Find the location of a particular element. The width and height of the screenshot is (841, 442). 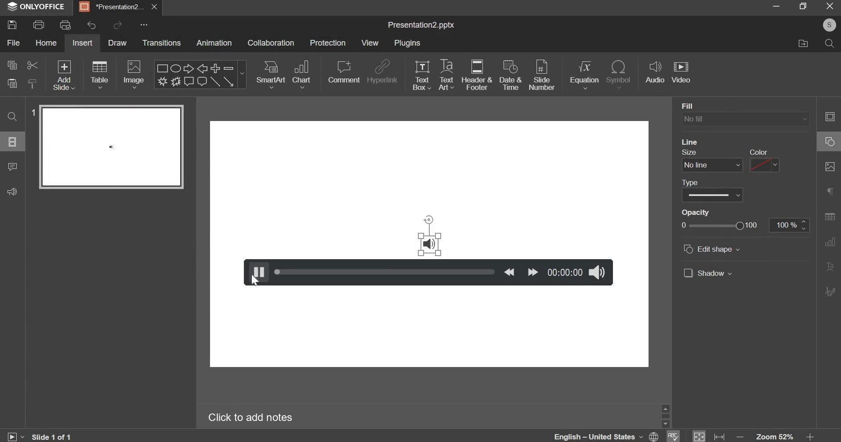

add slide is located at coordinates (65, 76).